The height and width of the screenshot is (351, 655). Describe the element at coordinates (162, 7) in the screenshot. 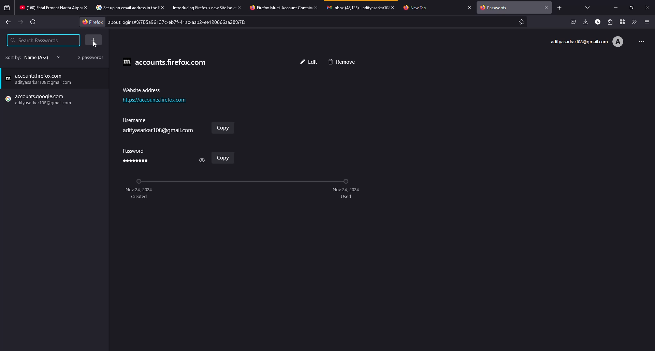

I see `close` at that location.